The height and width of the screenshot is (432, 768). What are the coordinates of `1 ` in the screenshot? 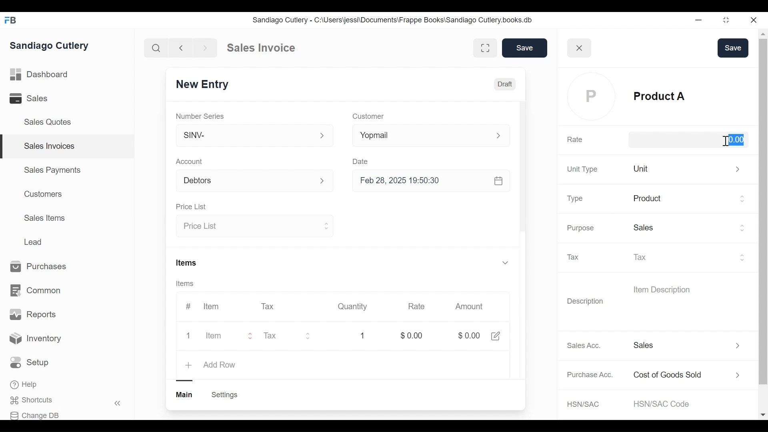 It's located at (364, 335).